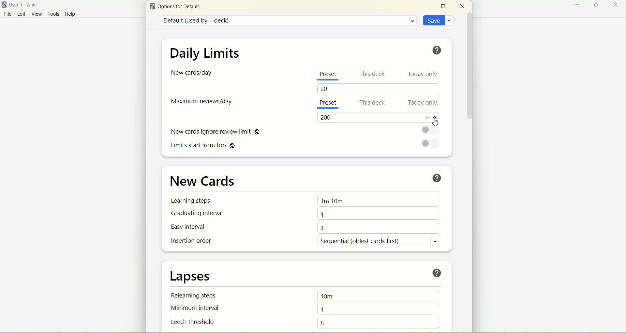  I want to click on graduating interval, so click(198, 213).